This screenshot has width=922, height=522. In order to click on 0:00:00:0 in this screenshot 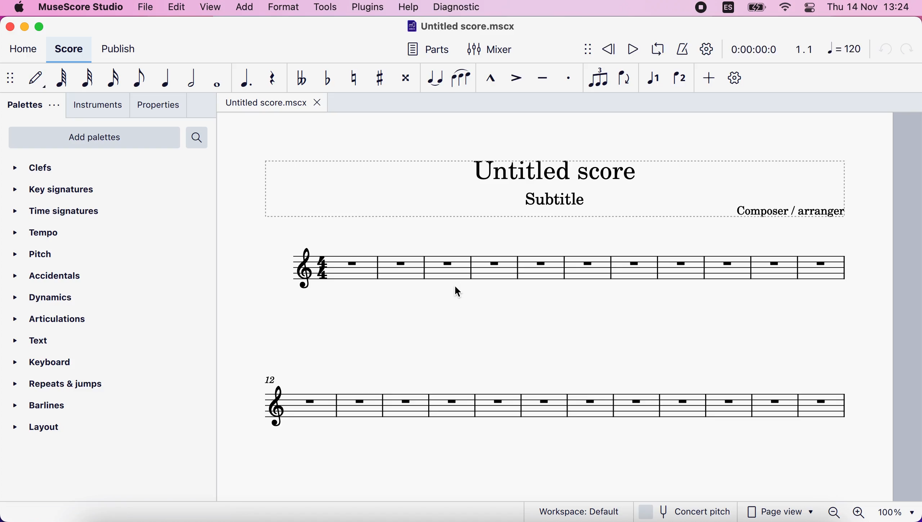, I will do `click(758, 53)`.